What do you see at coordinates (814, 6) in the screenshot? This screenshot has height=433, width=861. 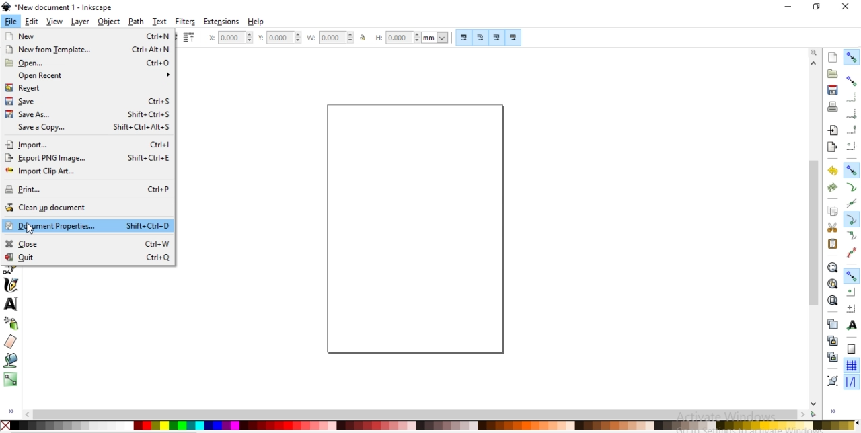 I see `restore down` at bounding box center [814, 6].